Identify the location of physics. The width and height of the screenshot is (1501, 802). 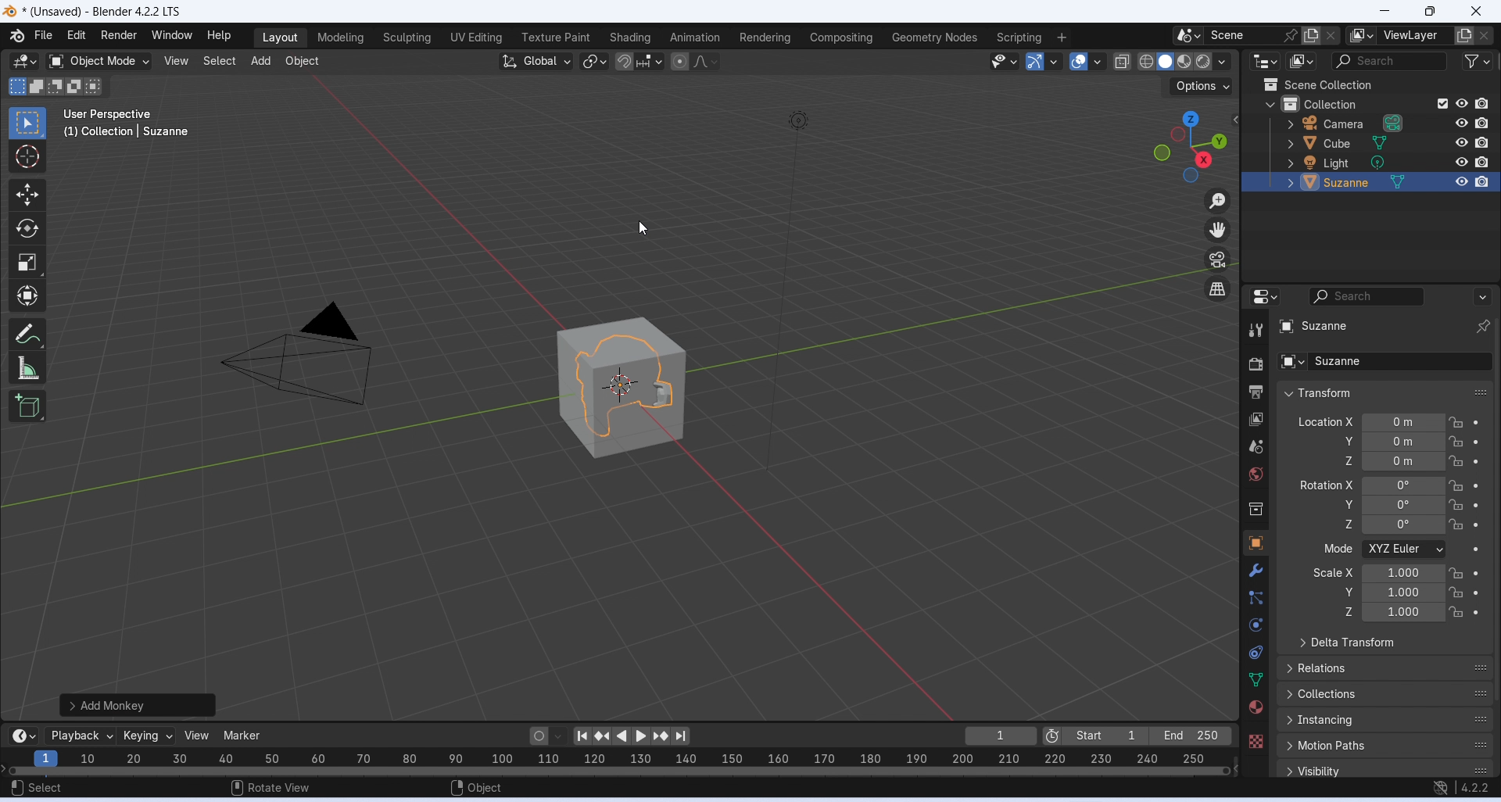
(1258, 625).